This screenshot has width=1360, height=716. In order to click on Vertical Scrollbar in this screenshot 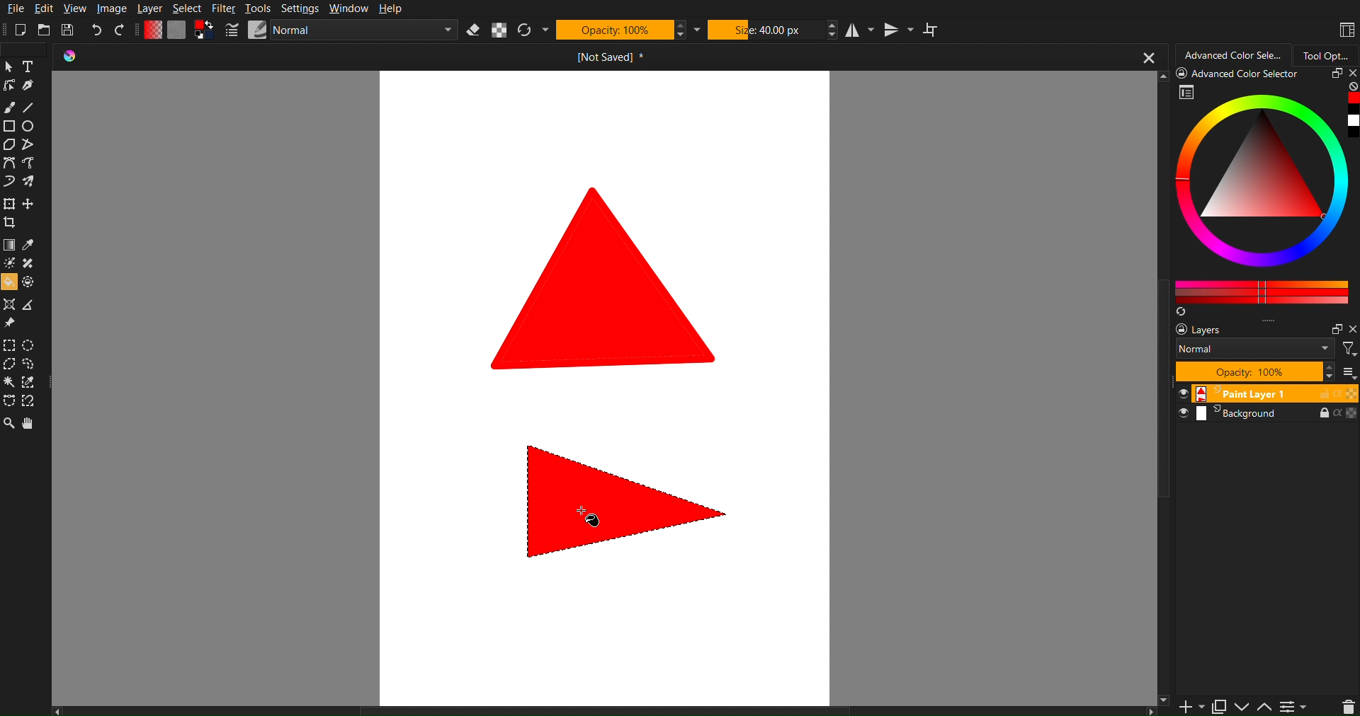, I will do `click(1164, 565)`.